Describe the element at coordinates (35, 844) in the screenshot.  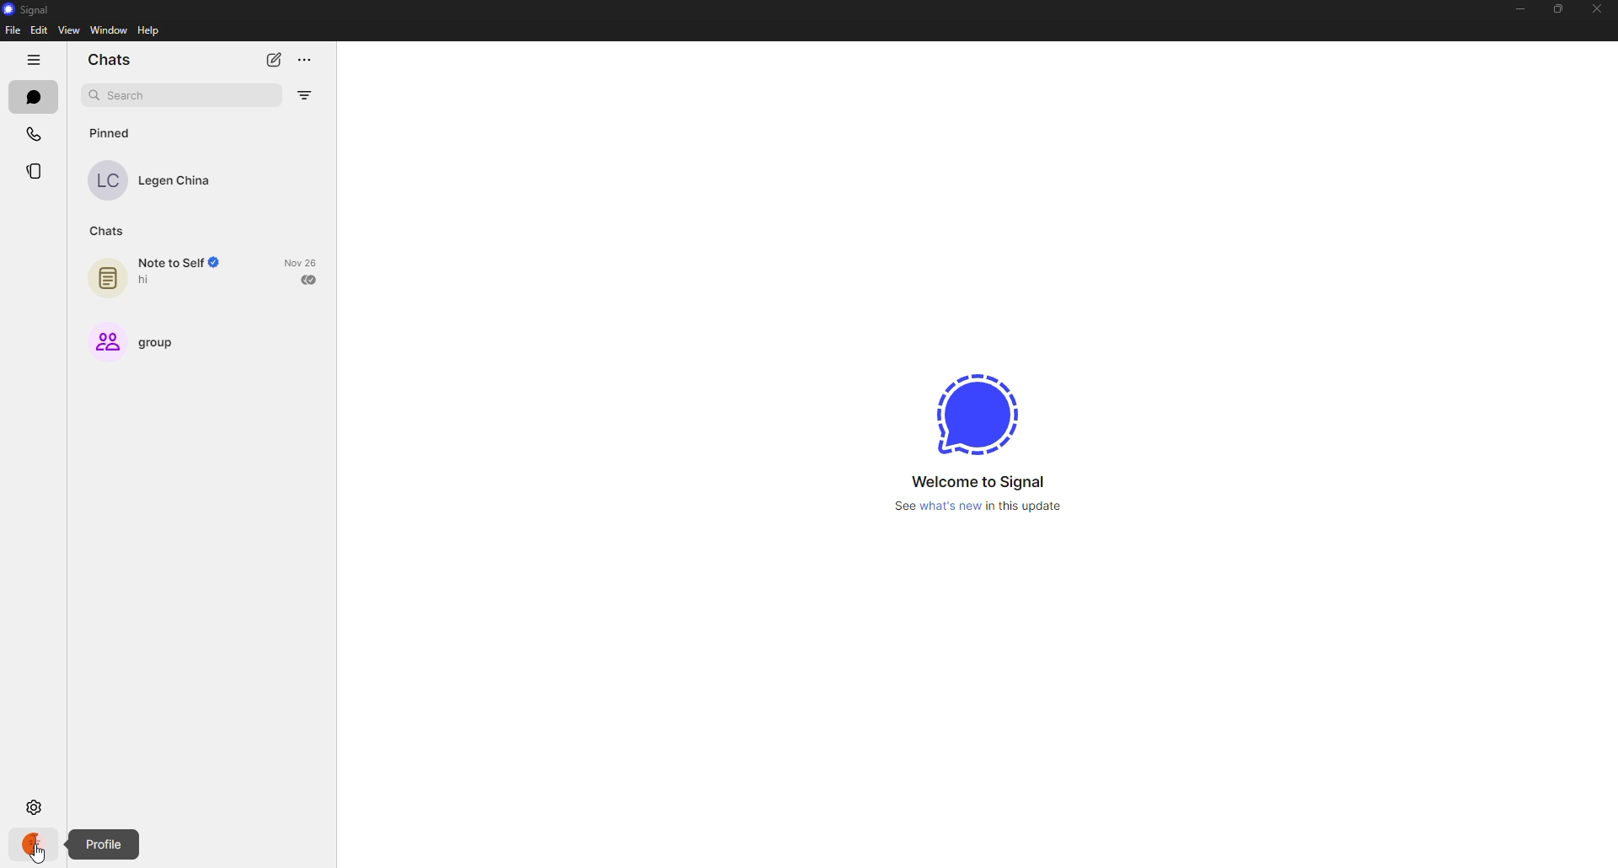
I see `profile` at that location.